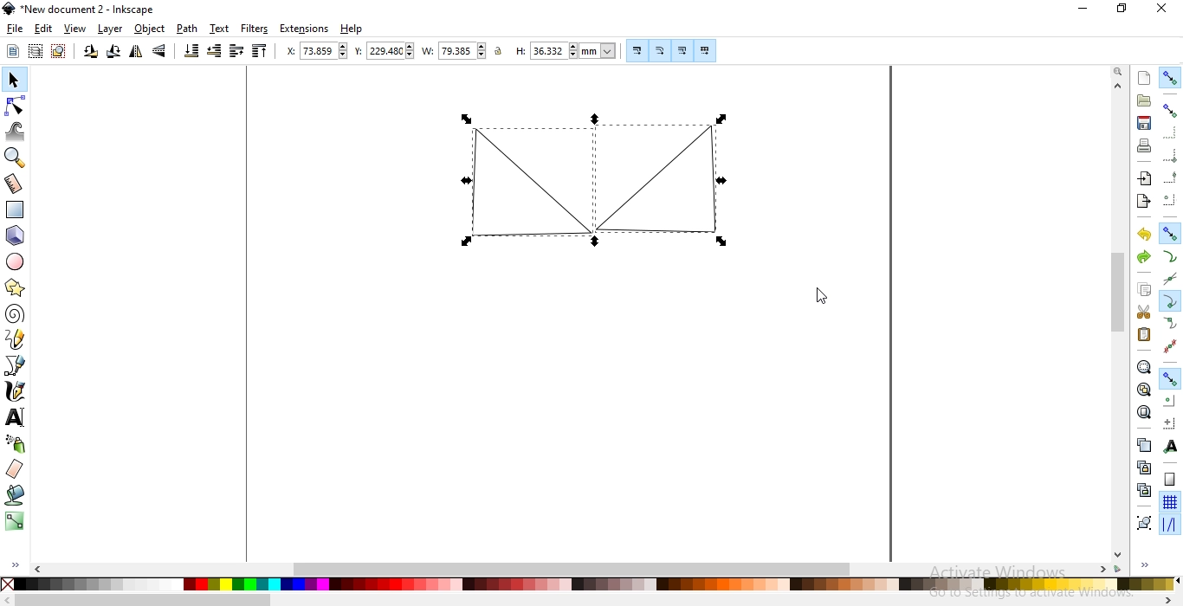 The image size is (1183, 606). Describe the element at coordinates (454, 50) in the screenshot. I see `width of selection` at that location.